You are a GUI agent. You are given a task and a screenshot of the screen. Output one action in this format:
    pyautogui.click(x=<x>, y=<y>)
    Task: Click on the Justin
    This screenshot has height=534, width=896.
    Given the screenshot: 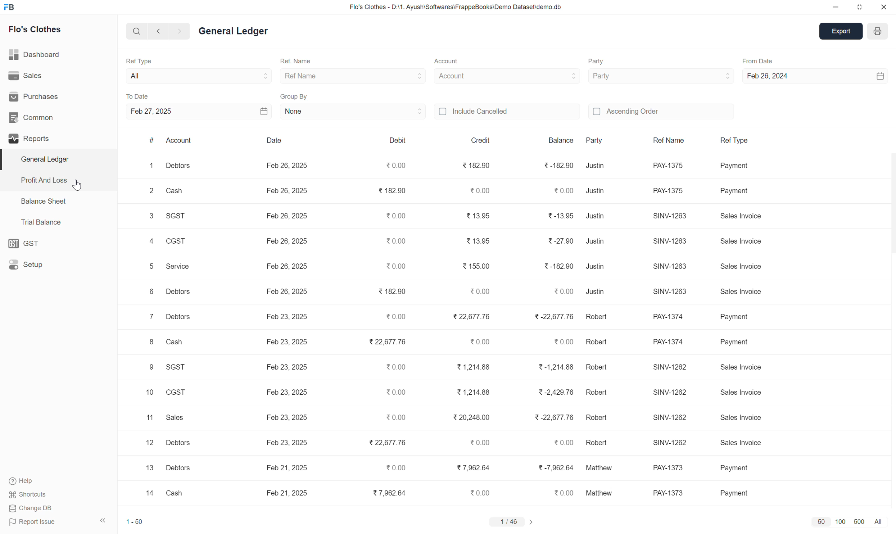 What is the action you would take?
    pyautogui.click(x=596, y=166)
    